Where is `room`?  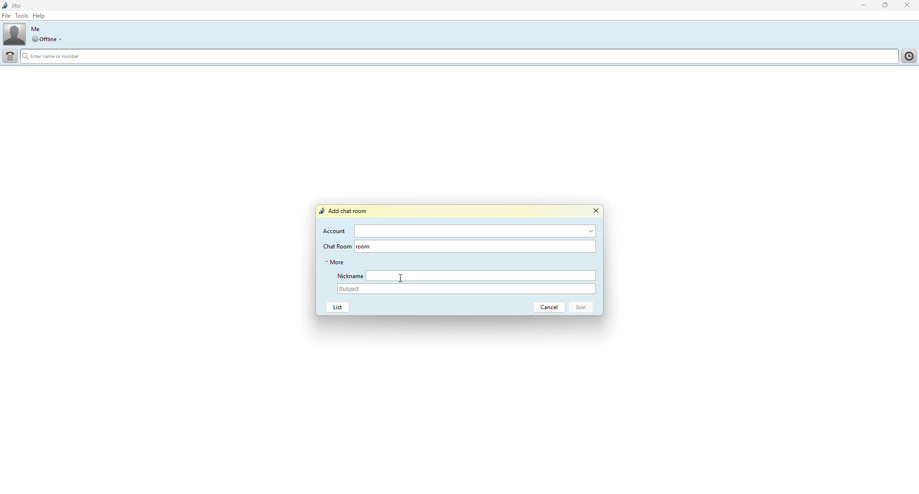 room is located at coordinates (363, 247).